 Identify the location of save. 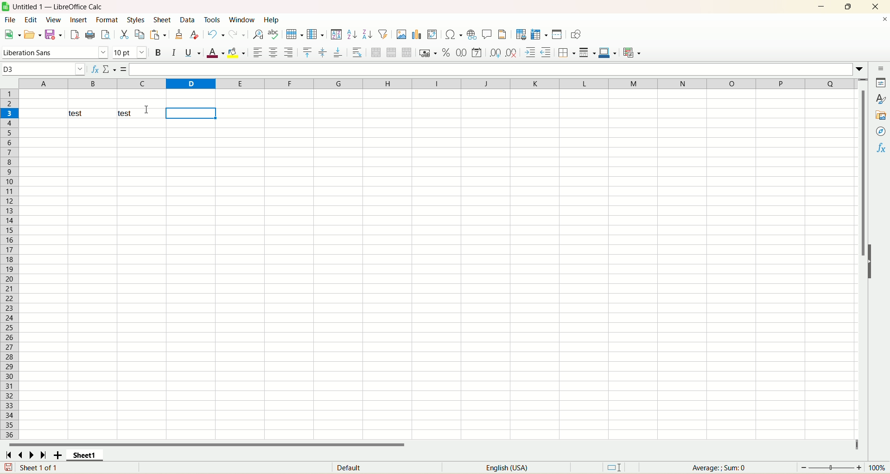
(53, 35).